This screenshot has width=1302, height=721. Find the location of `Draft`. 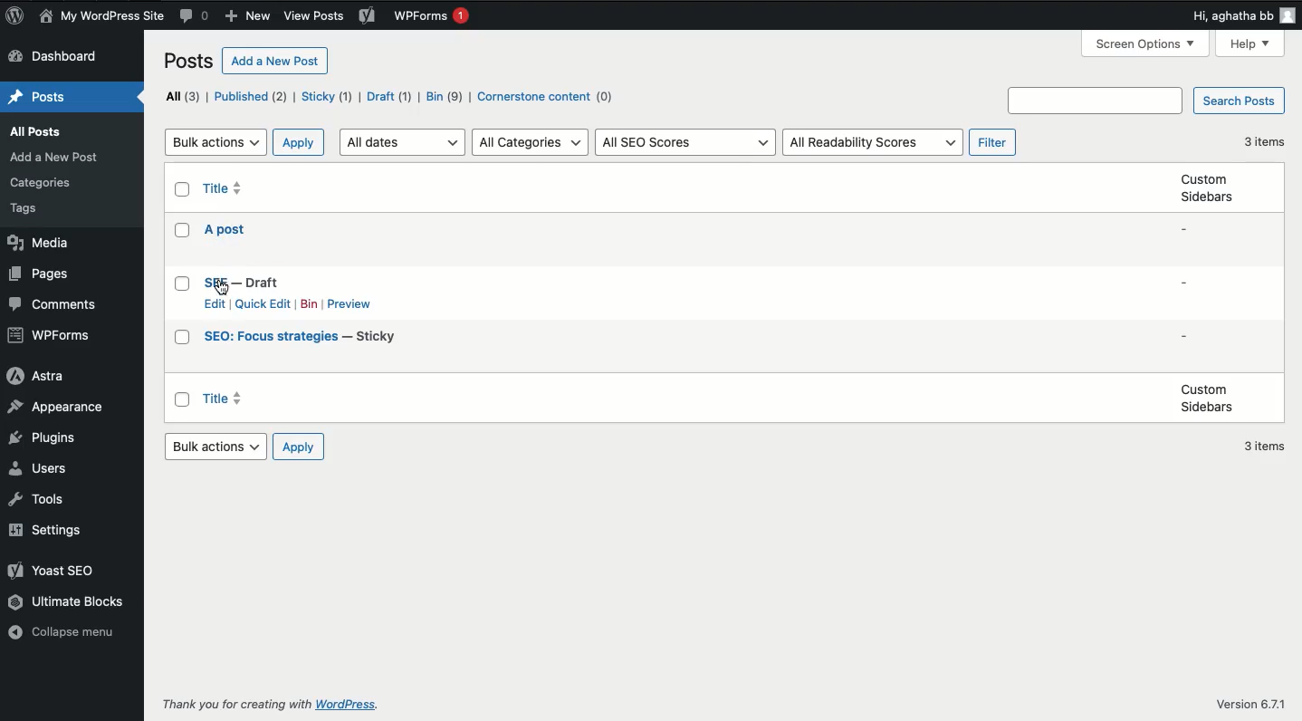

Draft is located at coordinates (388, 96).